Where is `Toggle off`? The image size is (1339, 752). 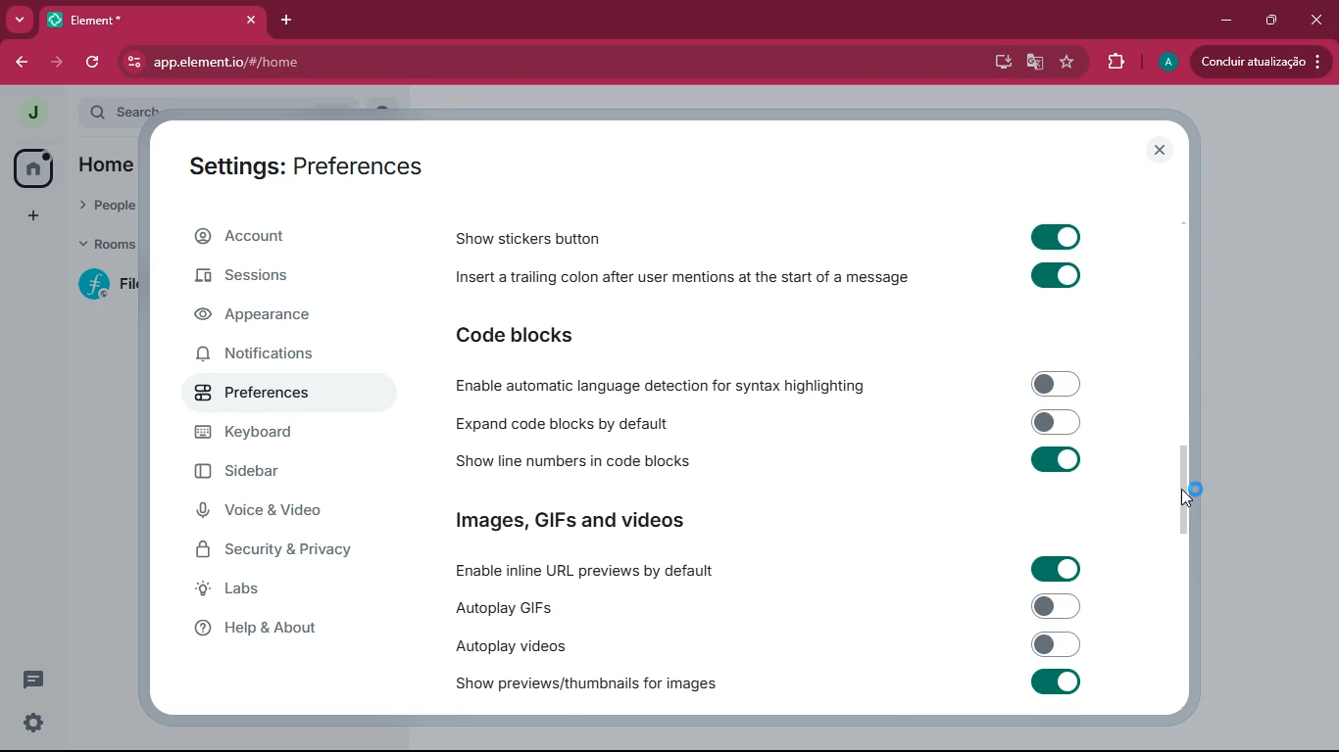
Toggle off is located at coordinates (1057, 421).